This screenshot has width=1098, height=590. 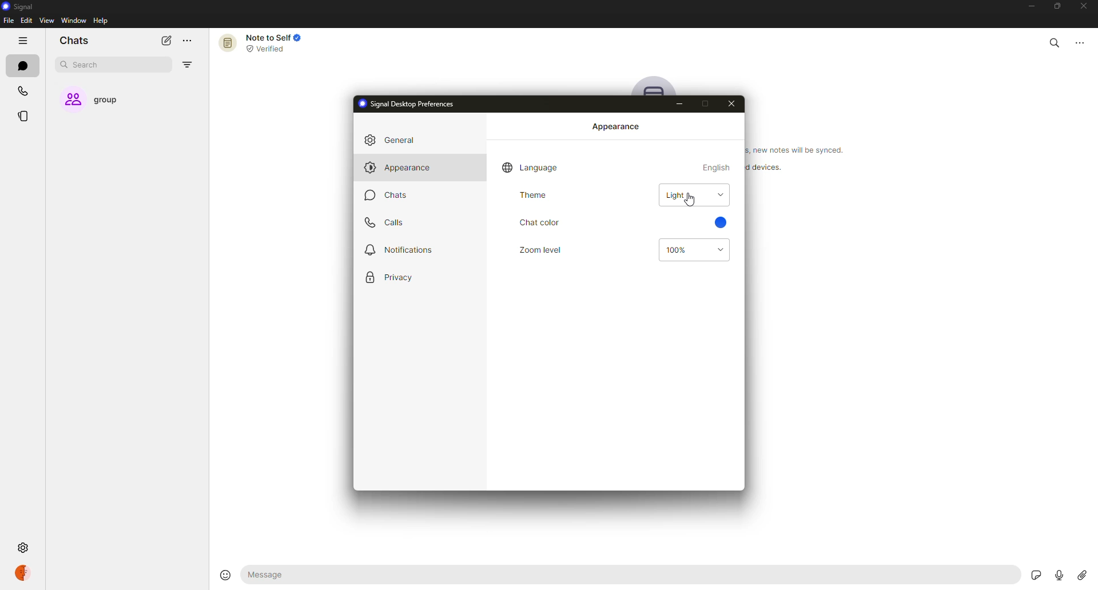 I want to click on profile, so click(x=25, y=576).